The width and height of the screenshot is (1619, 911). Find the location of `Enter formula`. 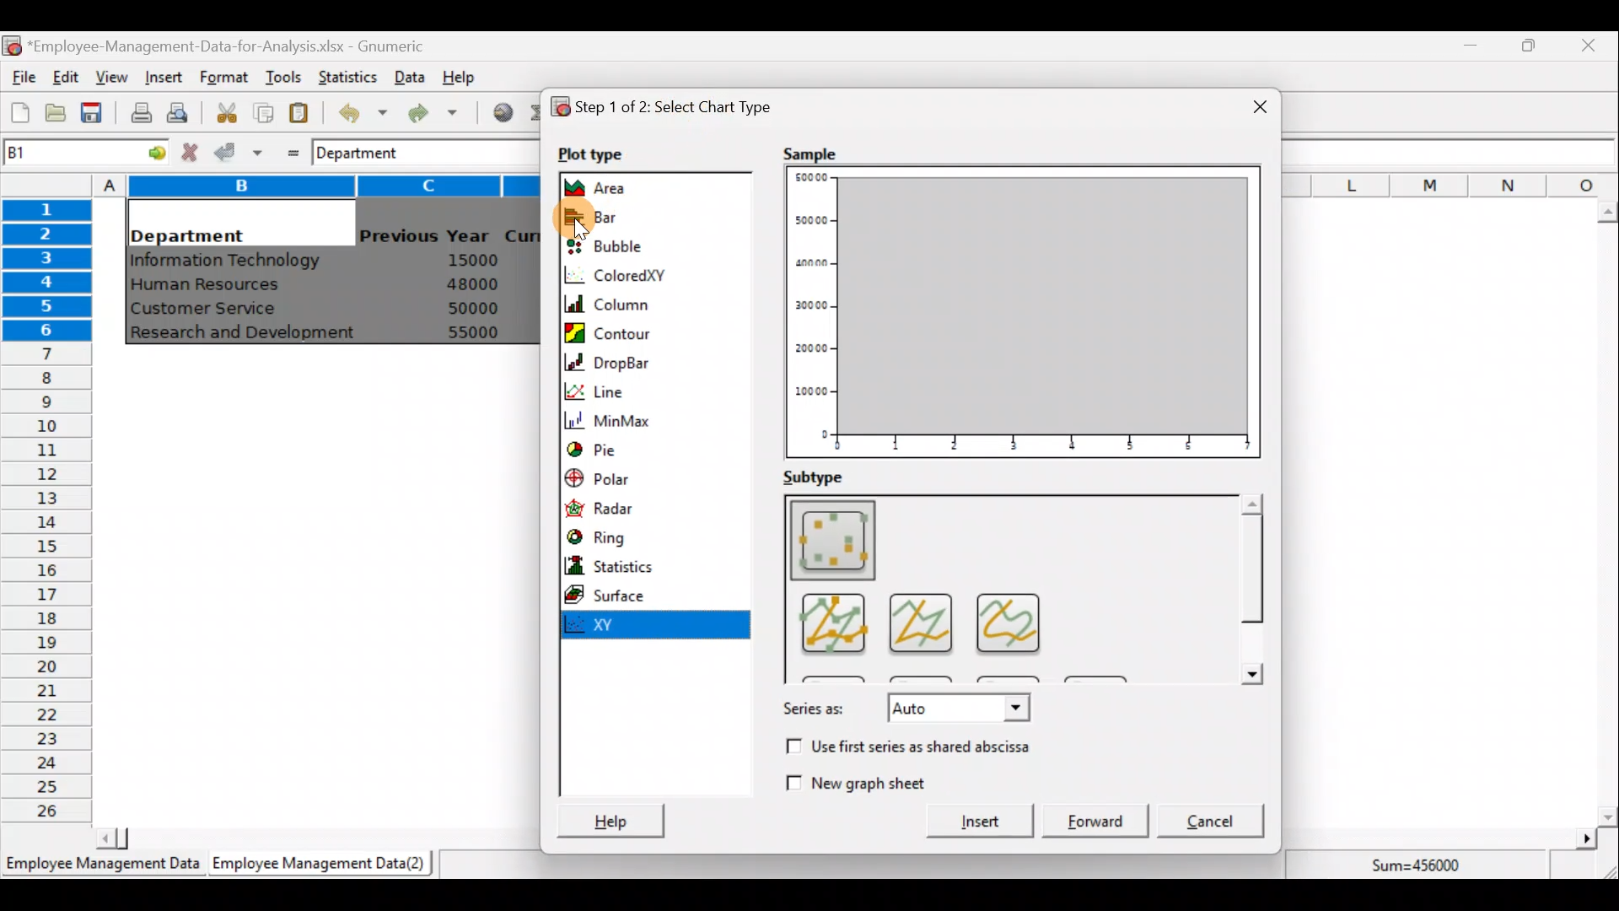

Enter formula is located at coordinates (288, 149).